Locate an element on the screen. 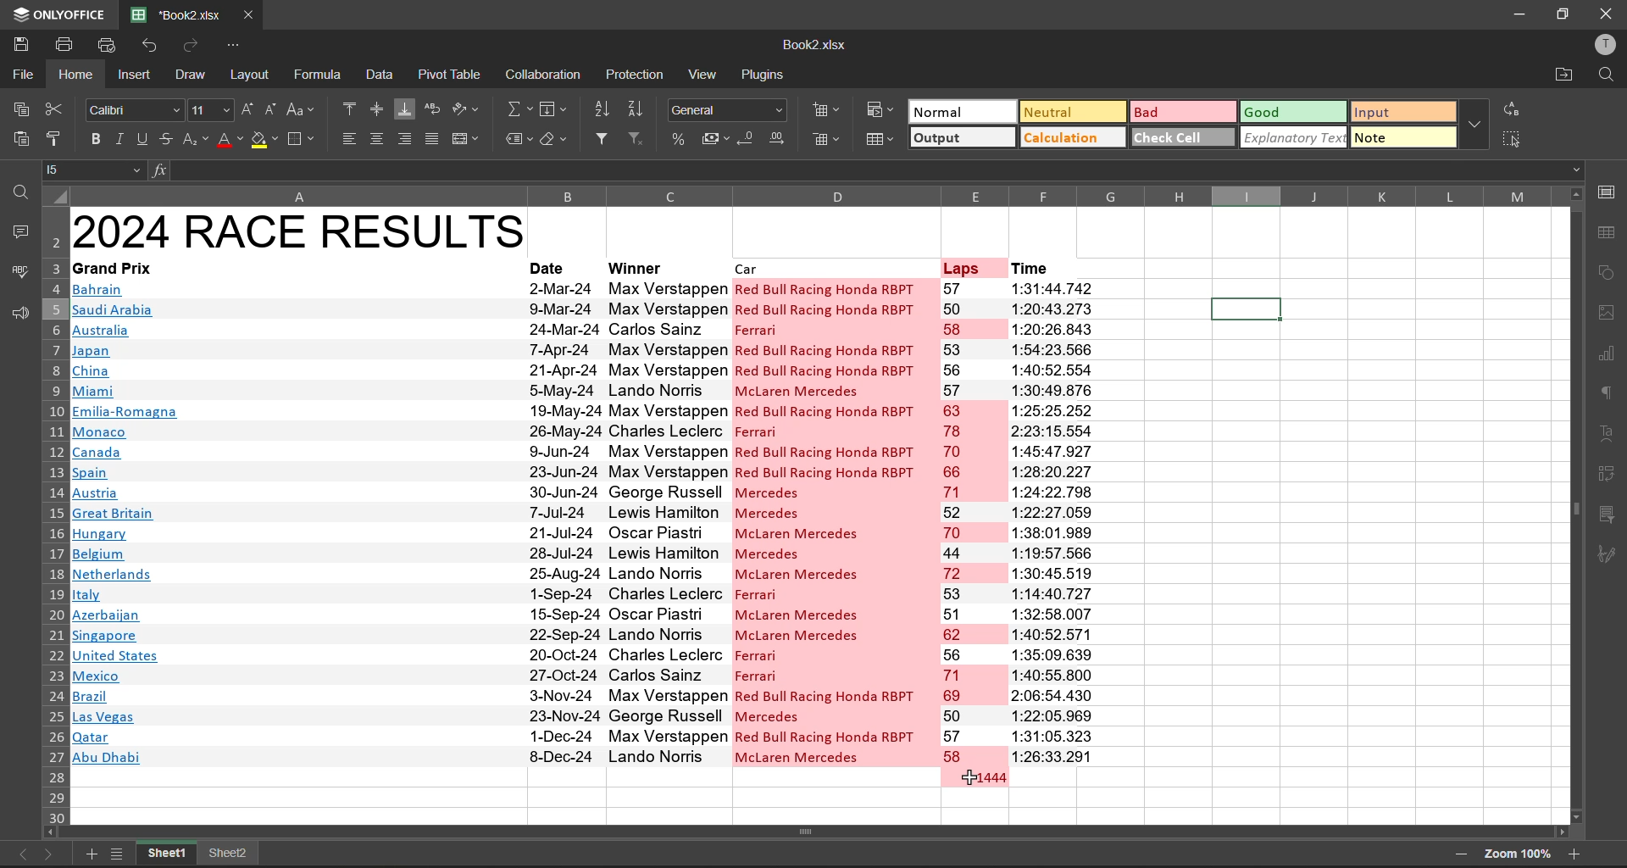  winners is located at coordinates (666, 520).